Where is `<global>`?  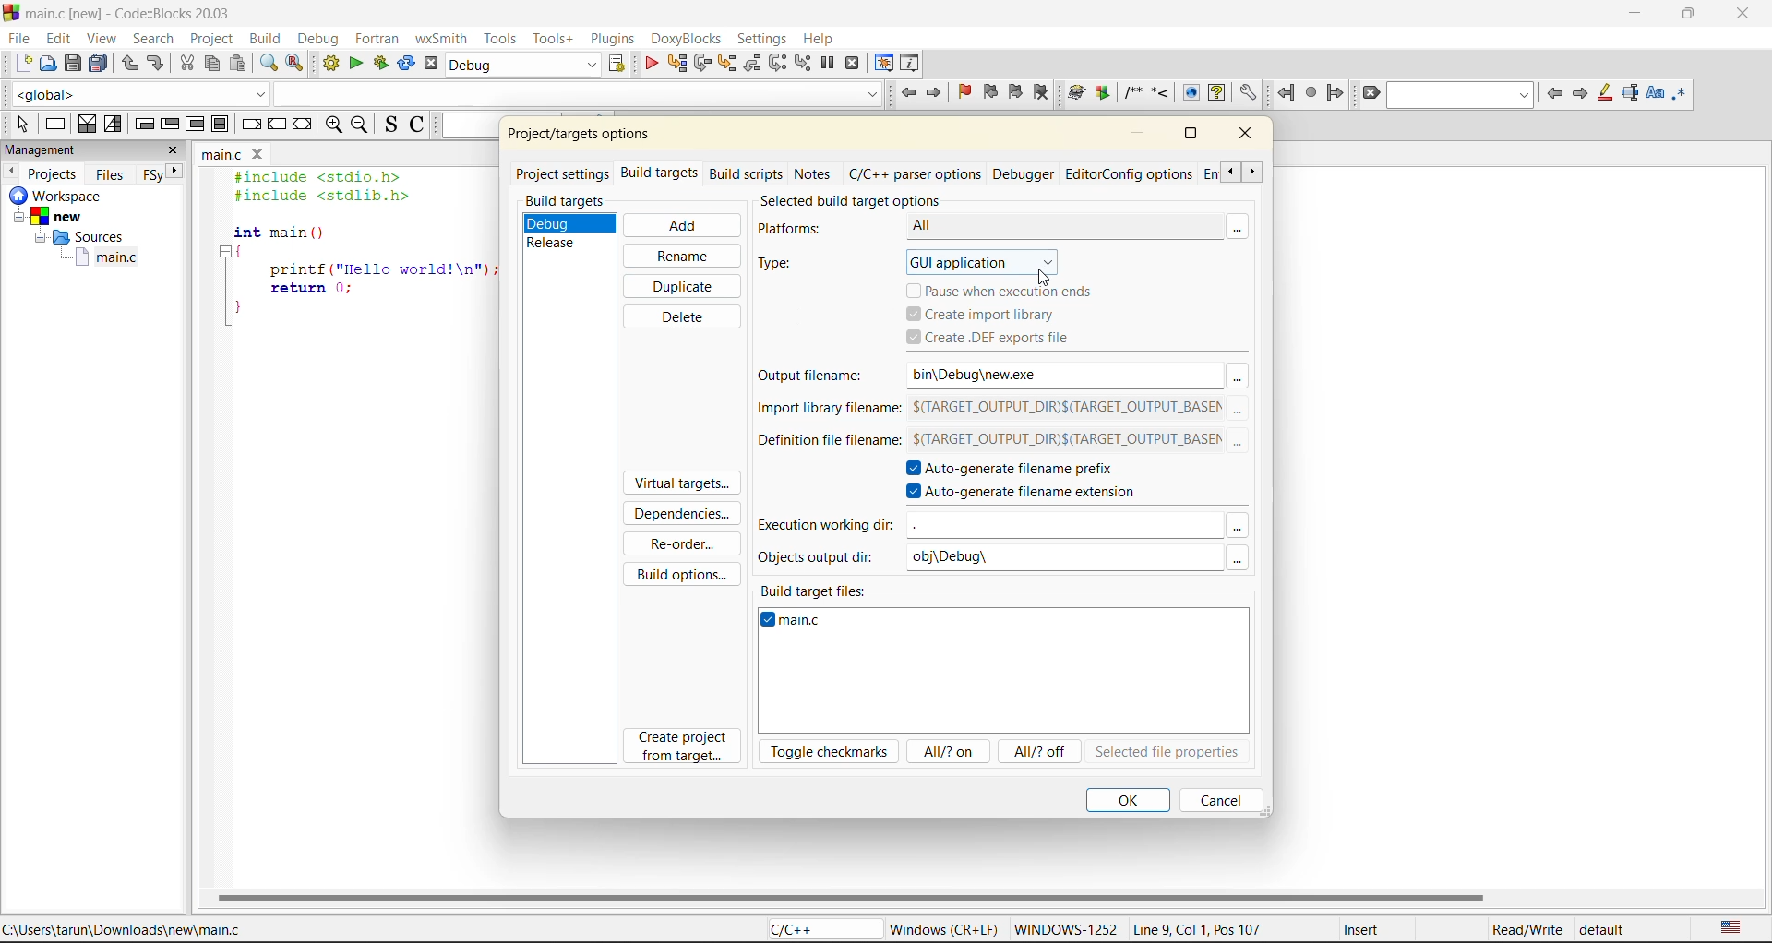 <global> is located at coordinates (140, 92).